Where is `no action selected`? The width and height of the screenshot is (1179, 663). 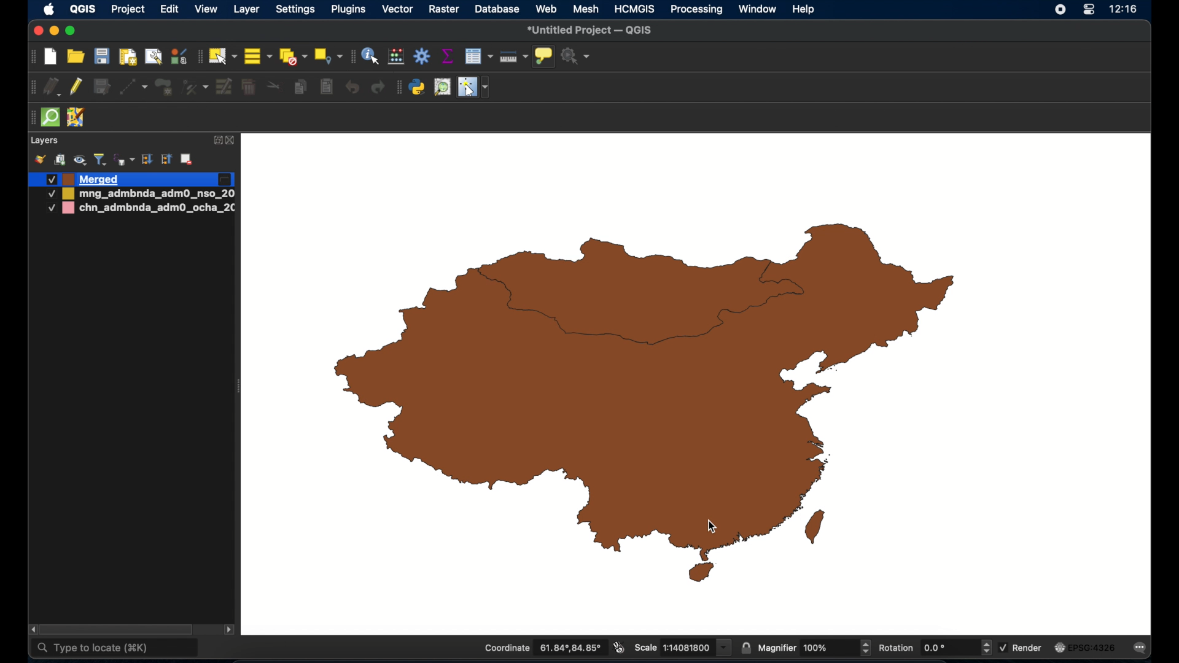 no action selected is located at coordinates (576, 56).